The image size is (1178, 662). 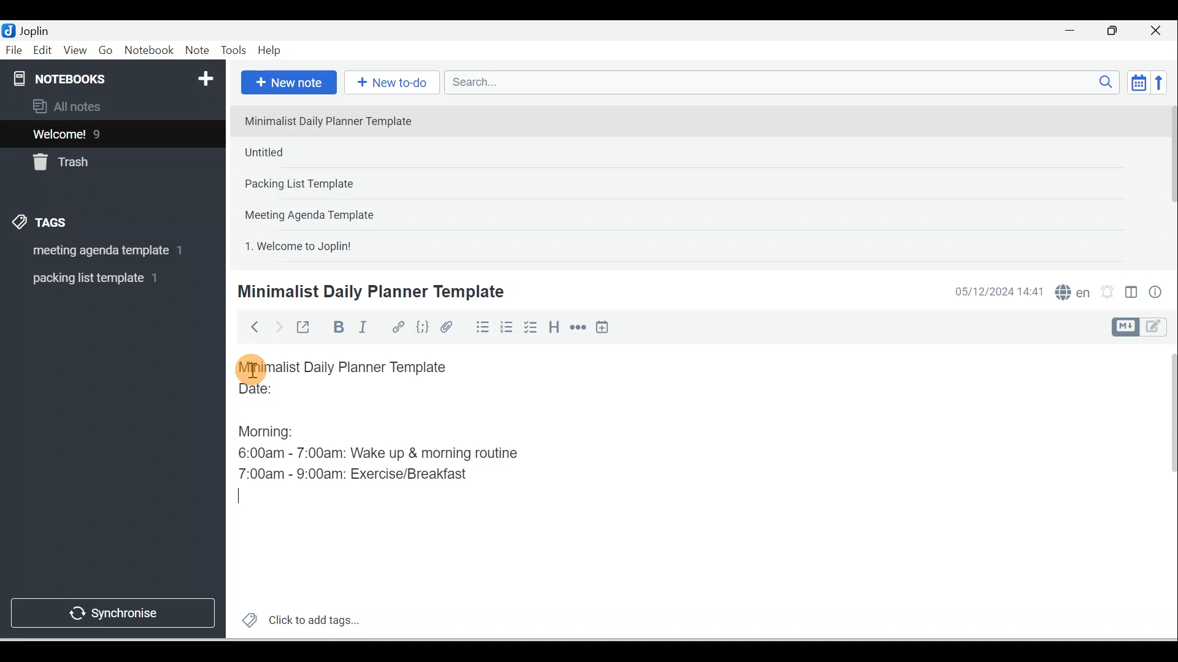 What do you see at coordinates (1131, 294) in the screenshot?
I see `Toggle editors` at bounding box center [1131, 294].